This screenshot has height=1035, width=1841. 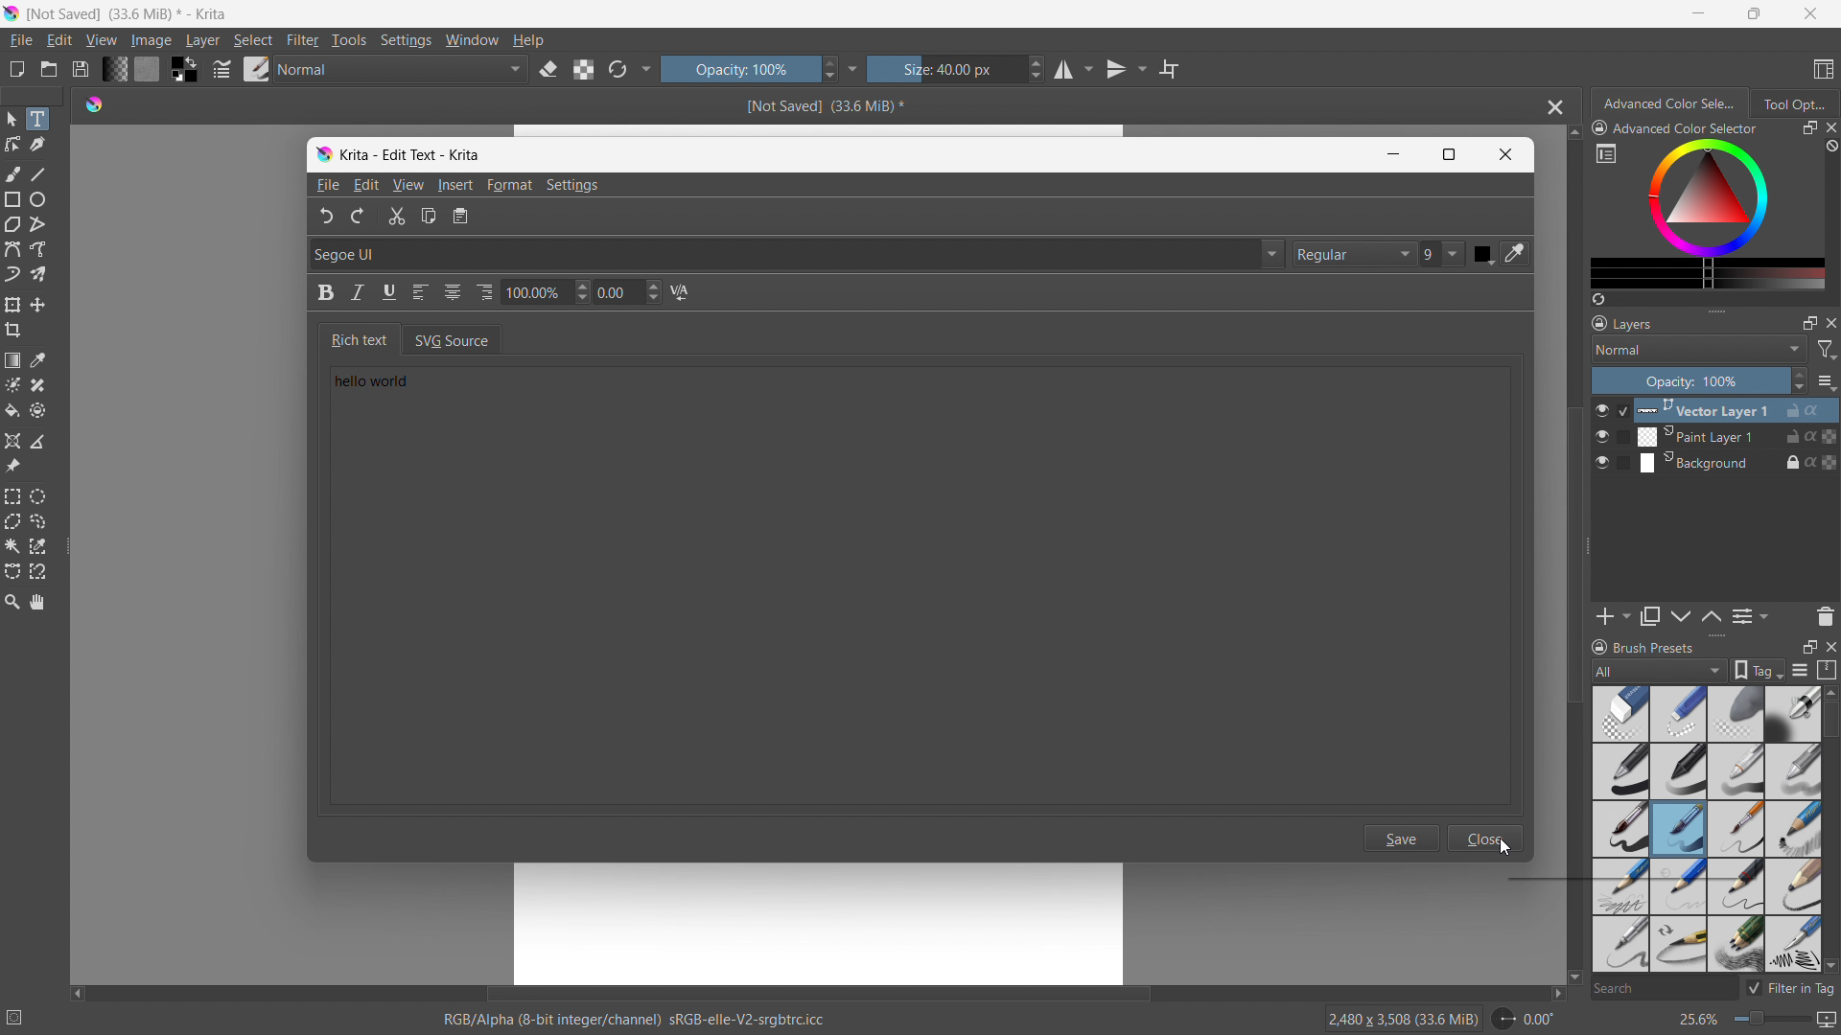 I want to click on more settings, so click(x=647, y=67).